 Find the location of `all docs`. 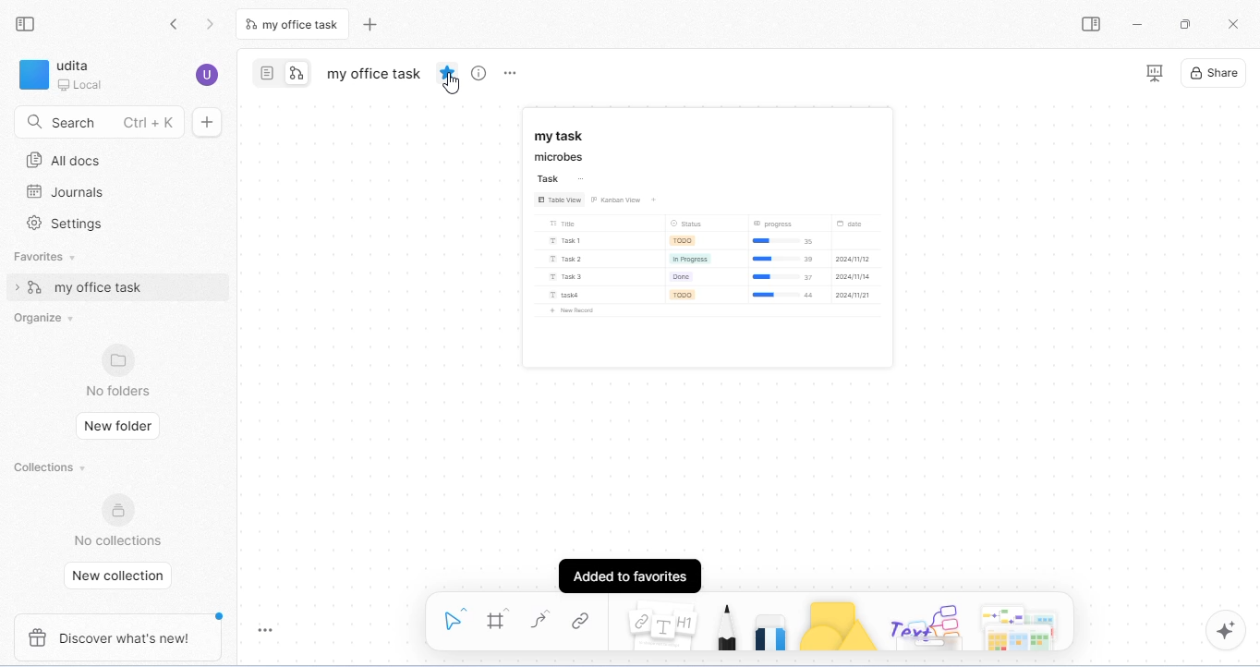

all docs is located at coordinates (64, 160).